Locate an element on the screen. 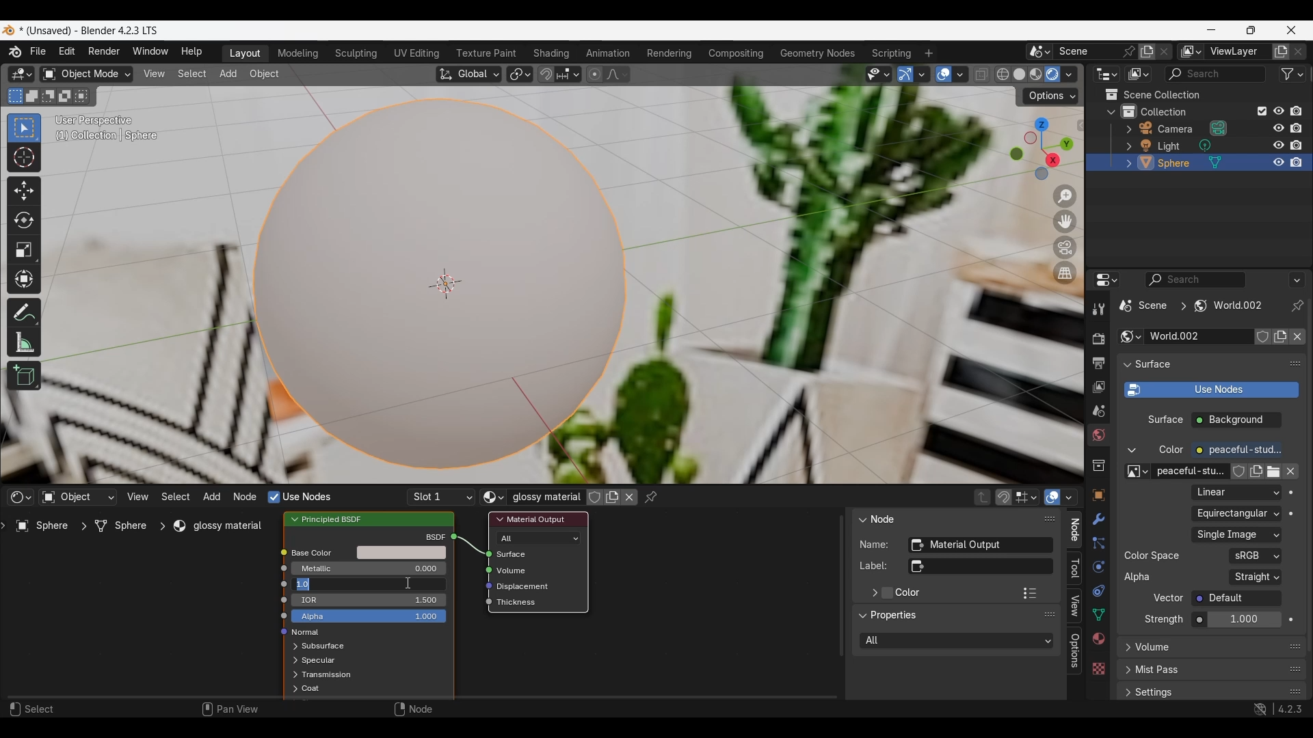 This screenshot has height=738, width=1313. Stop node element is located at coordinates (1026, 497).